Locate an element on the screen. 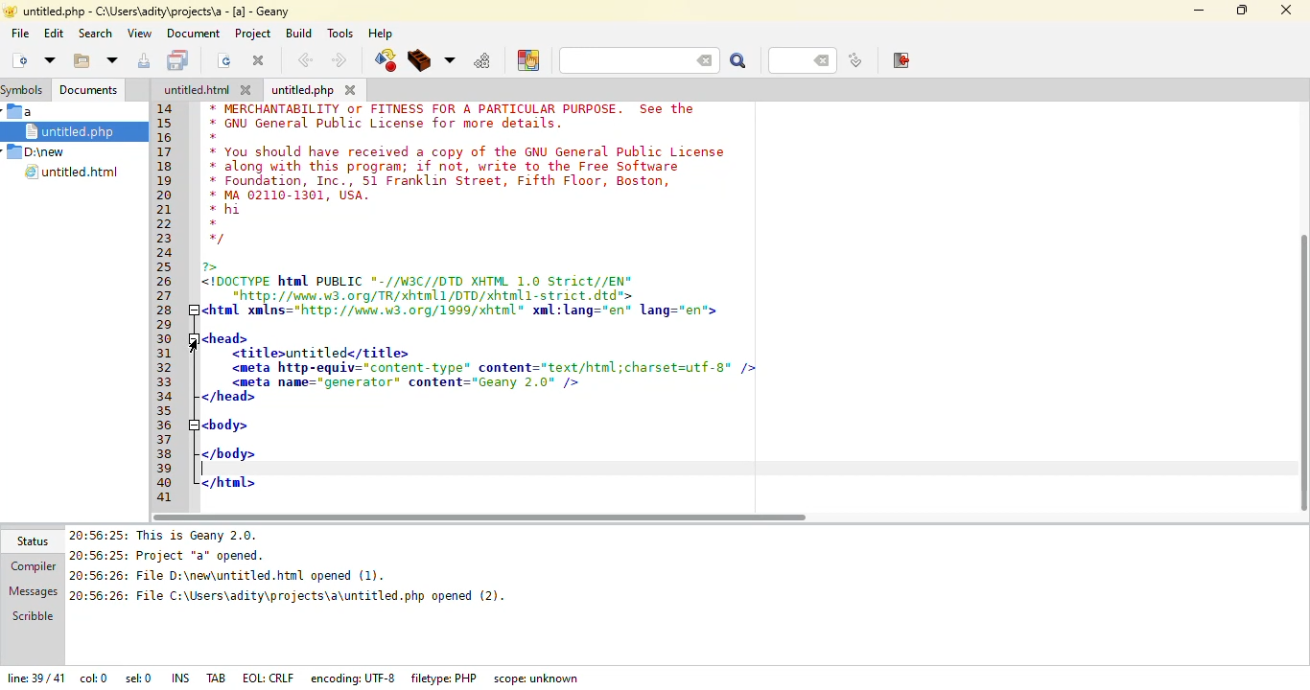  more is located at coordinates (113, 59).